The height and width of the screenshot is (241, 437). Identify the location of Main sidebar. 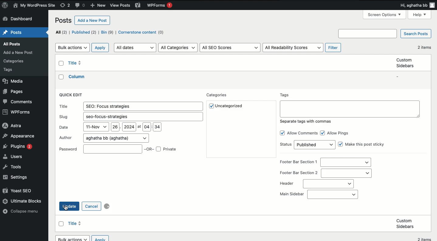
(292, 194).